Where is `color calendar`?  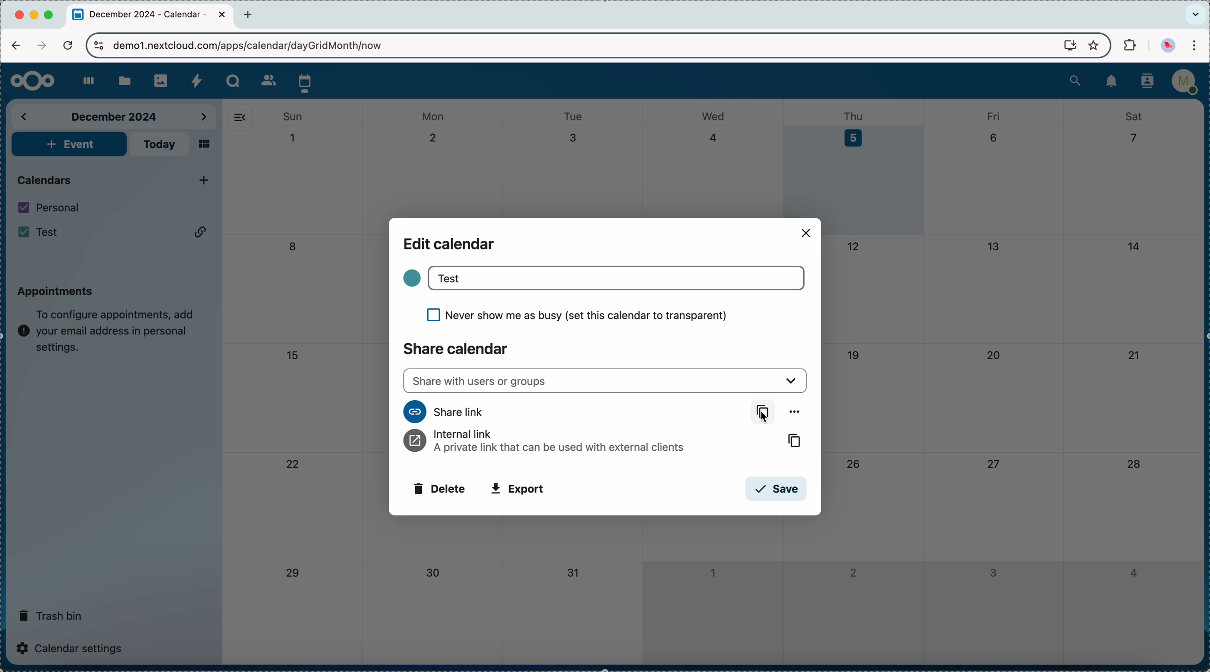 color calendar is located at coordinates (410, 278).